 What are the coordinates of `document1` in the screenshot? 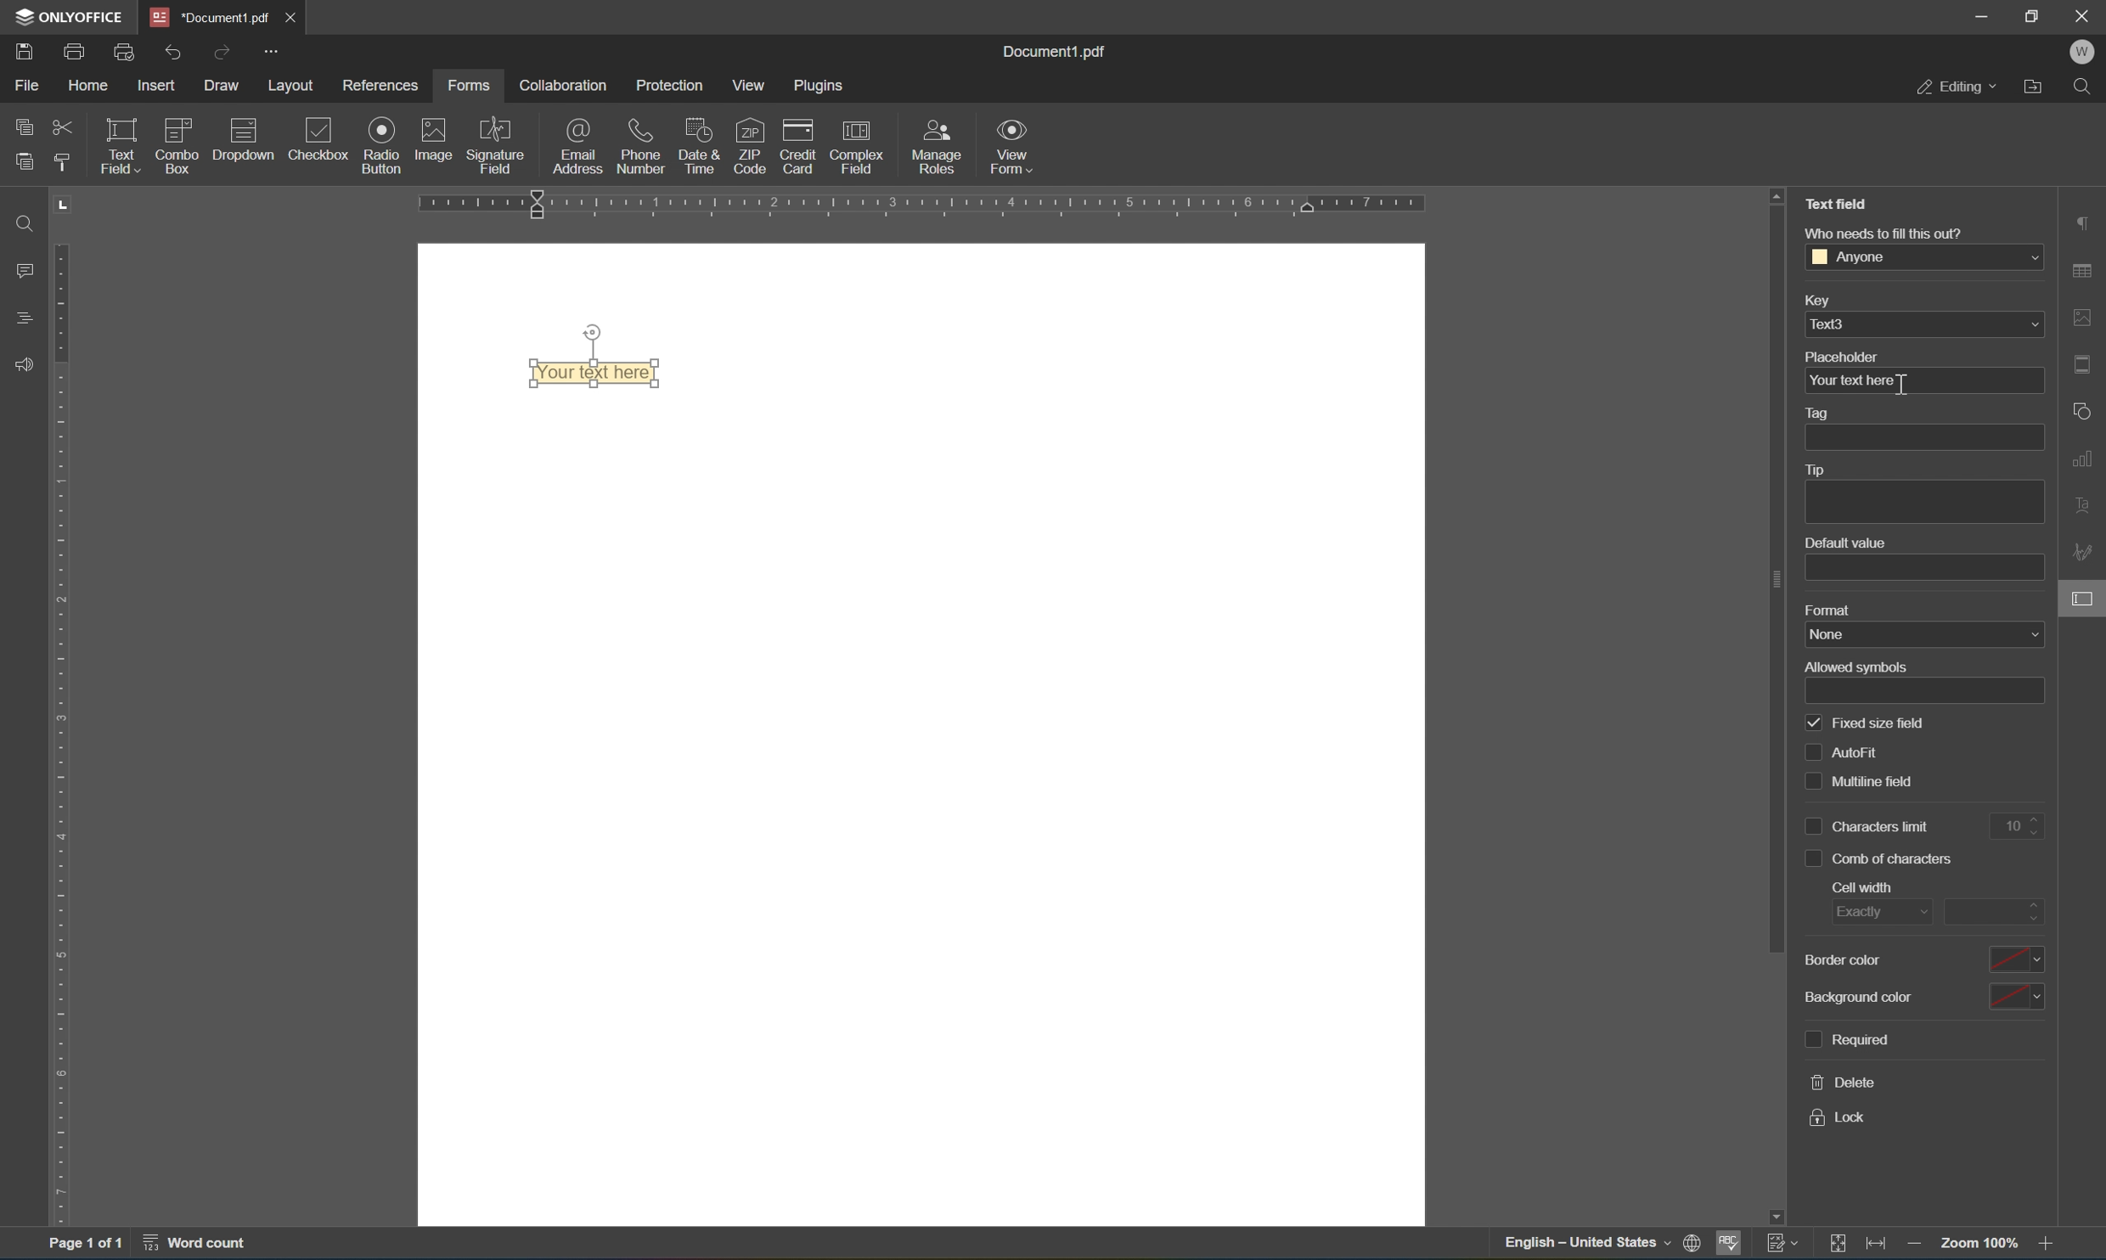 It's located at (215, 16).